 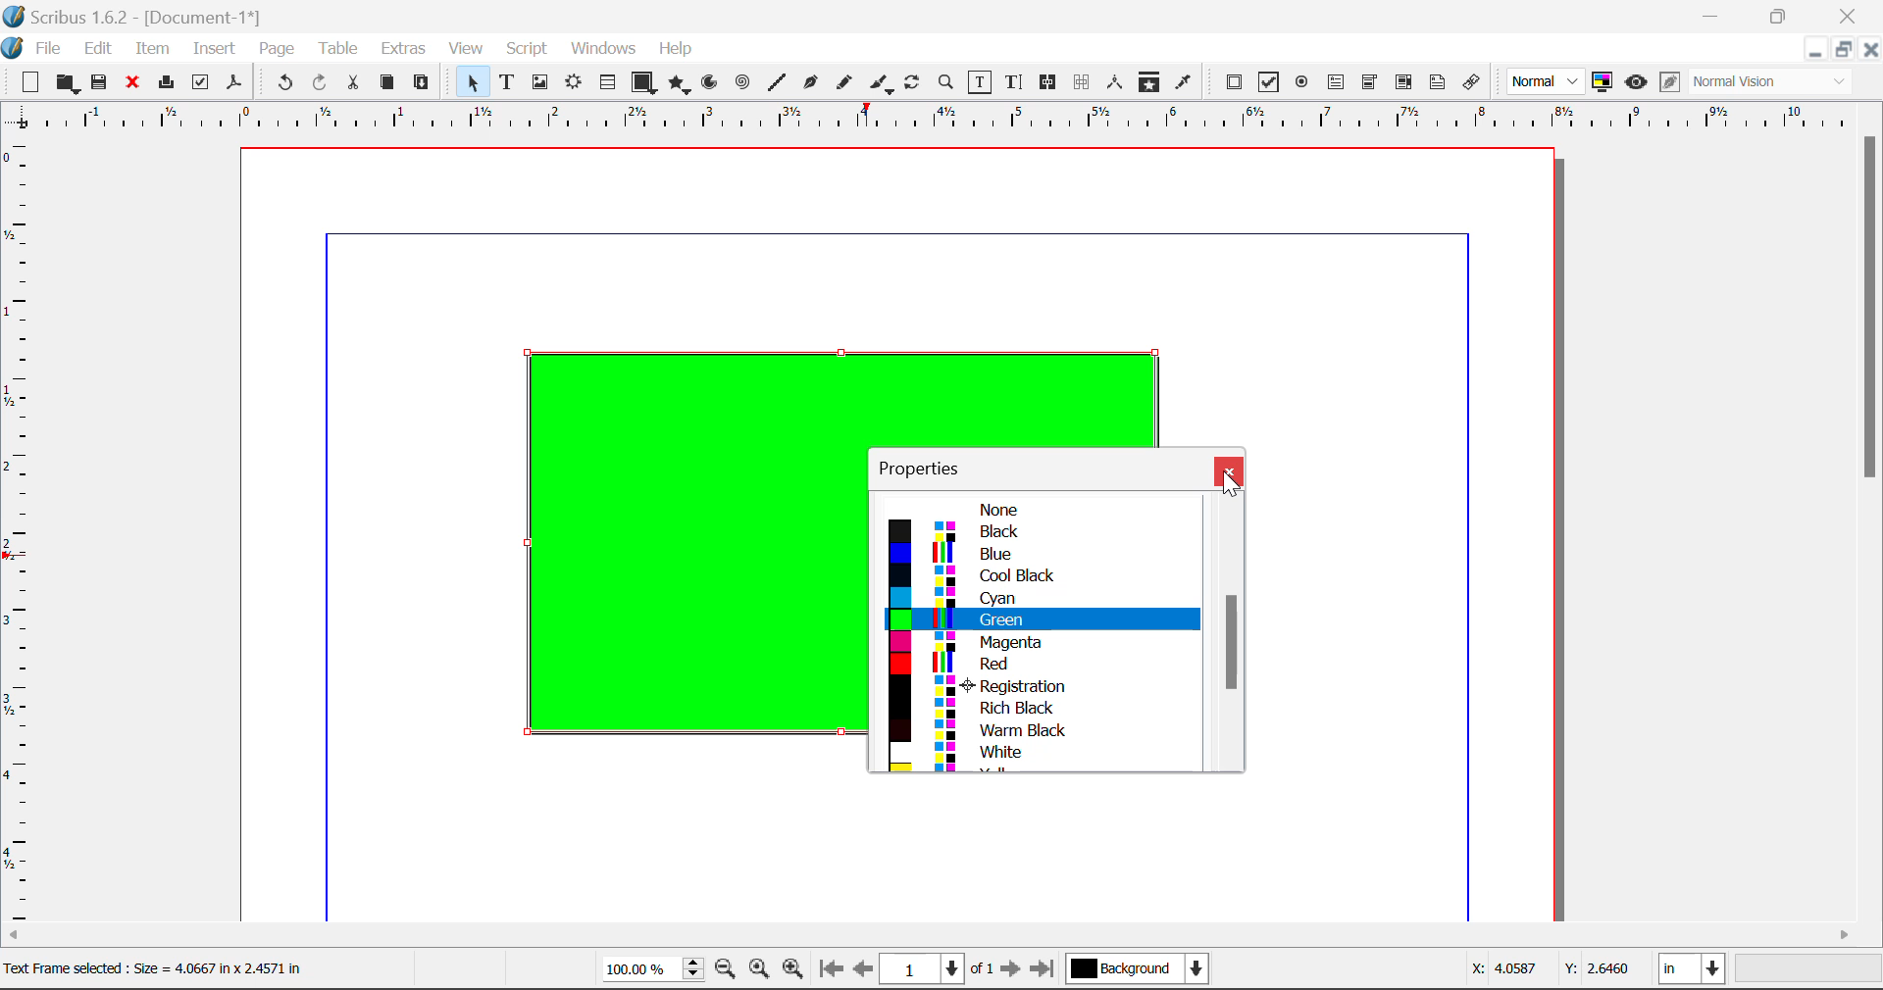 What do you see at coordinates (1184, 81) in the screenshot?
I see `Eyedropper` at bounding box center [1184, 81].